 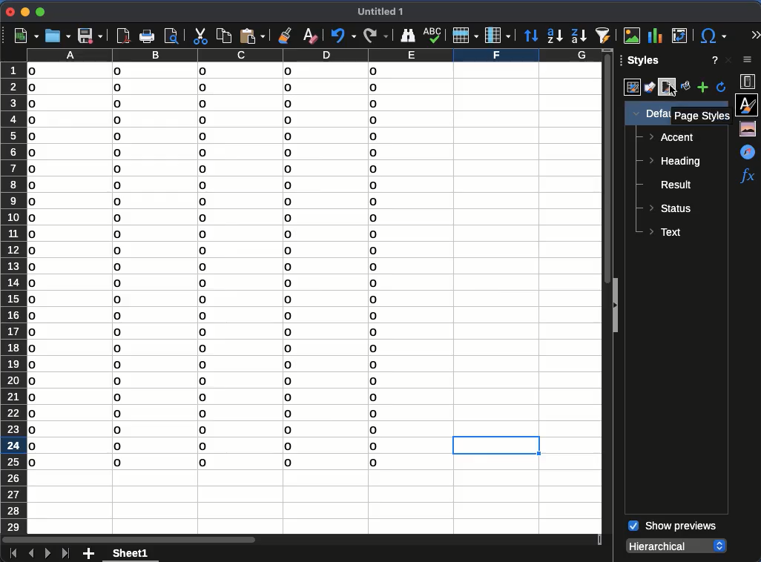 What do you see at coordinates (648, 113) in the screenshot?
I see `default ` at bounding box center [648, 113].